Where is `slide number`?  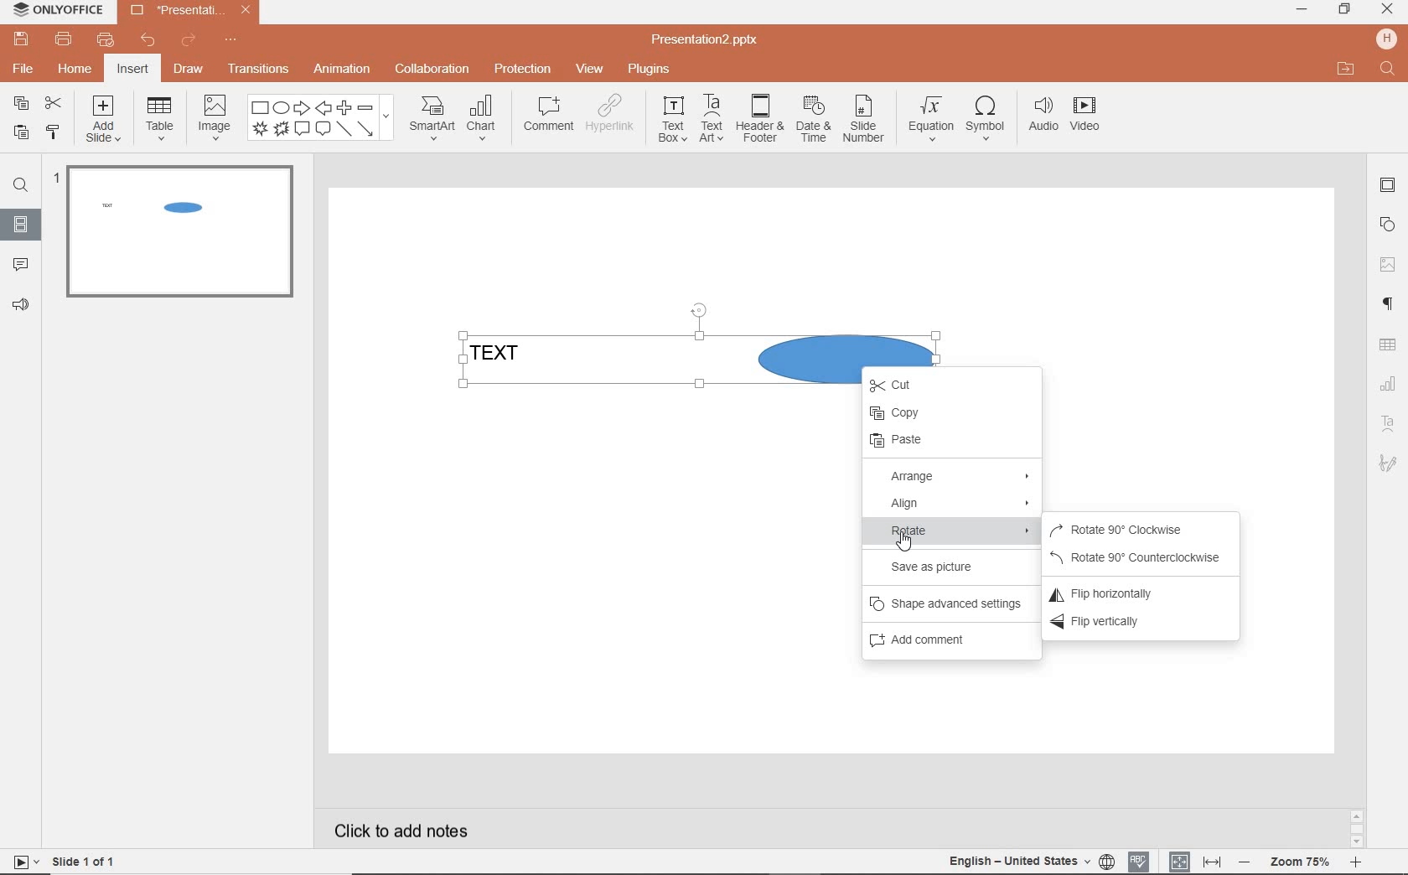 slide number is located at coordinates (863, 122).